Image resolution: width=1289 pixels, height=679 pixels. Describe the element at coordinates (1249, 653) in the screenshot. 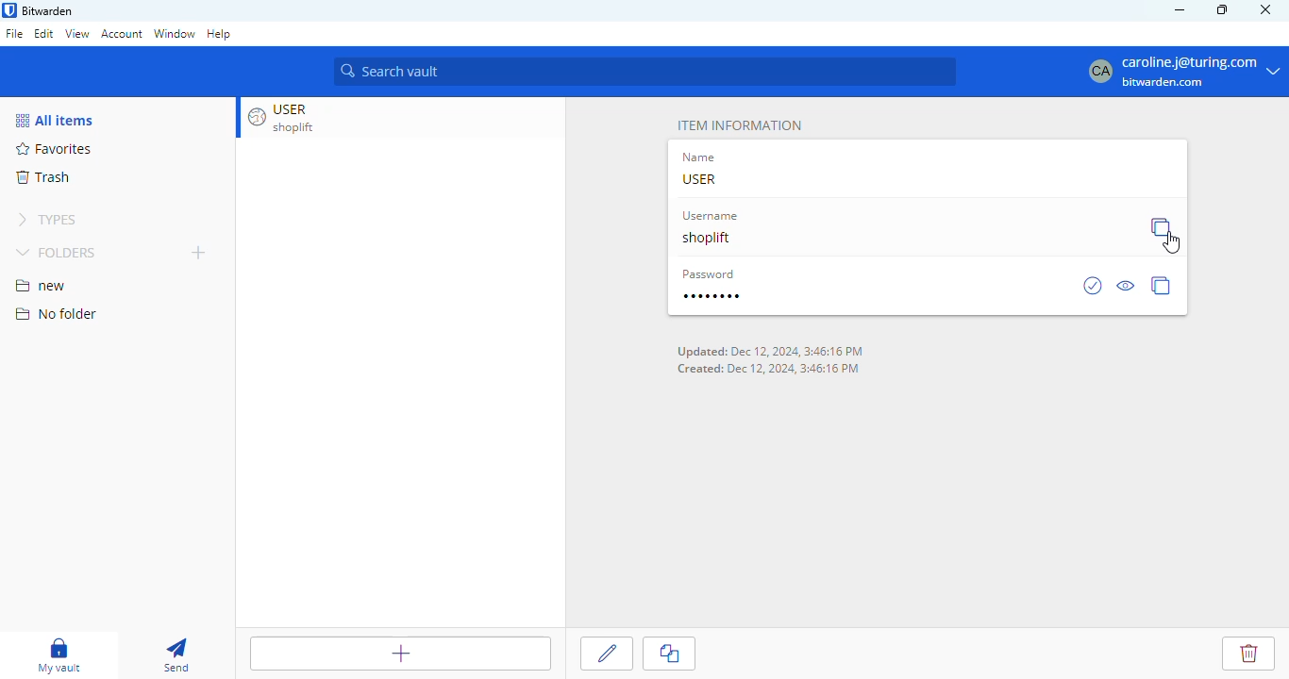

I see `delete` at that location.